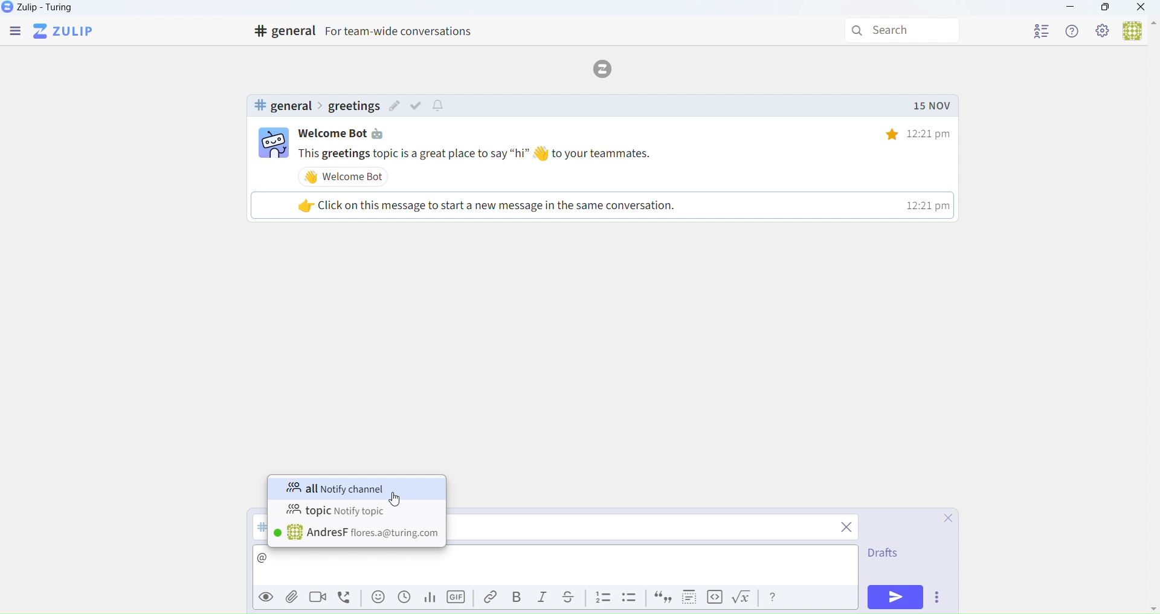 The image size is (1160, 614). I want to click on Preview, so click(264, 597).